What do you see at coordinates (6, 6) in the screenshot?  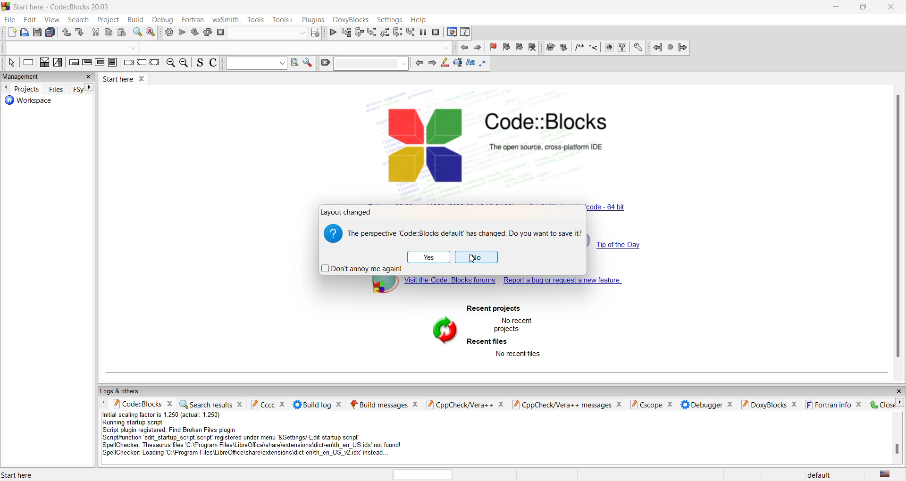 I see `logo` at bounding box center [6, 6].